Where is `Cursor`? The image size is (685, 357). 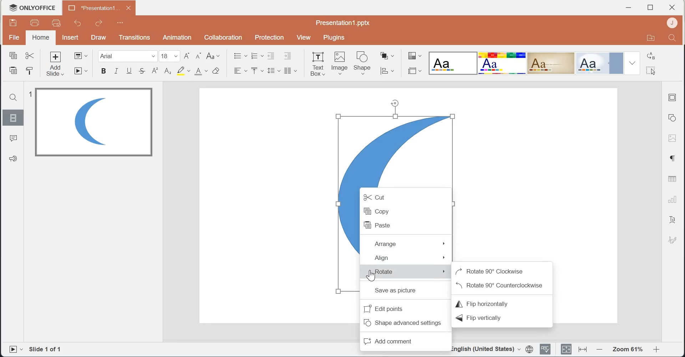 Cursor is located at coordinates (369, 276).